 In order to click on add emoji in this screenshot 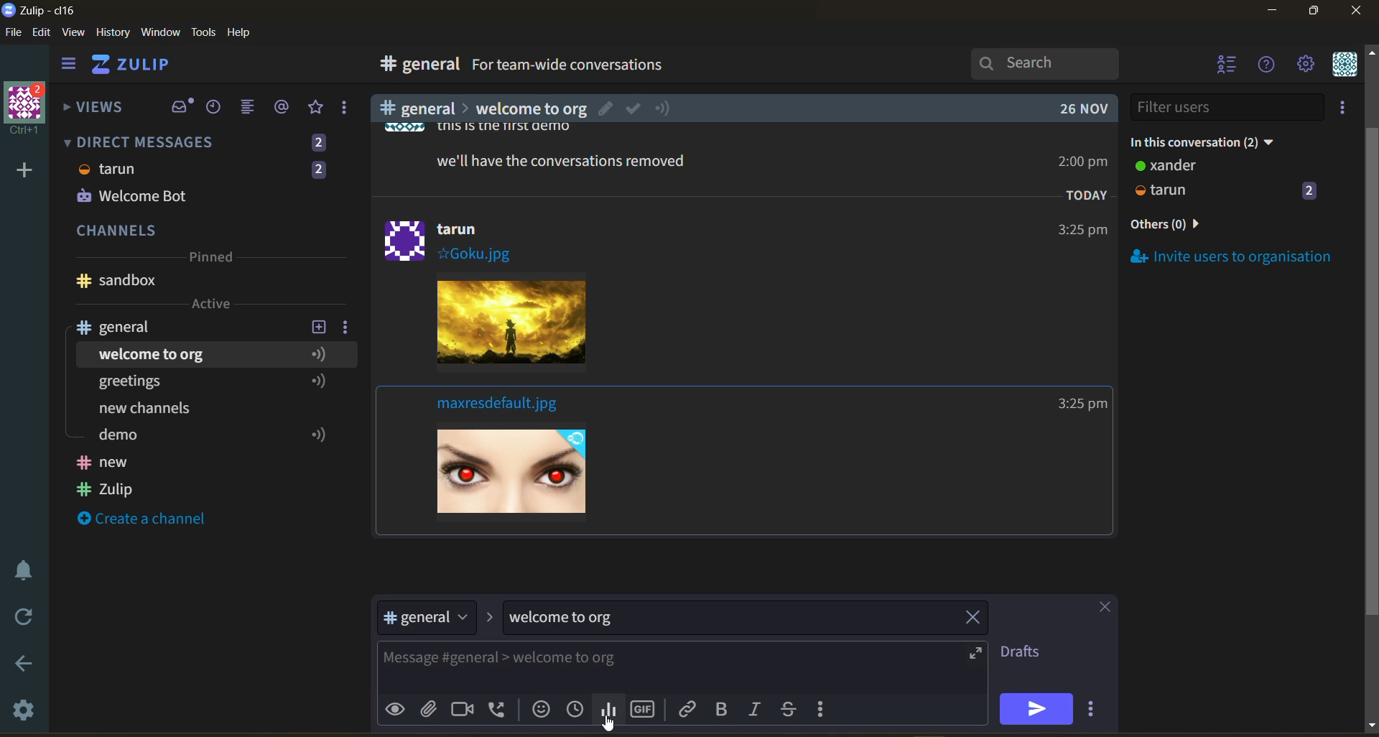, I will do `click(539, 708)`.